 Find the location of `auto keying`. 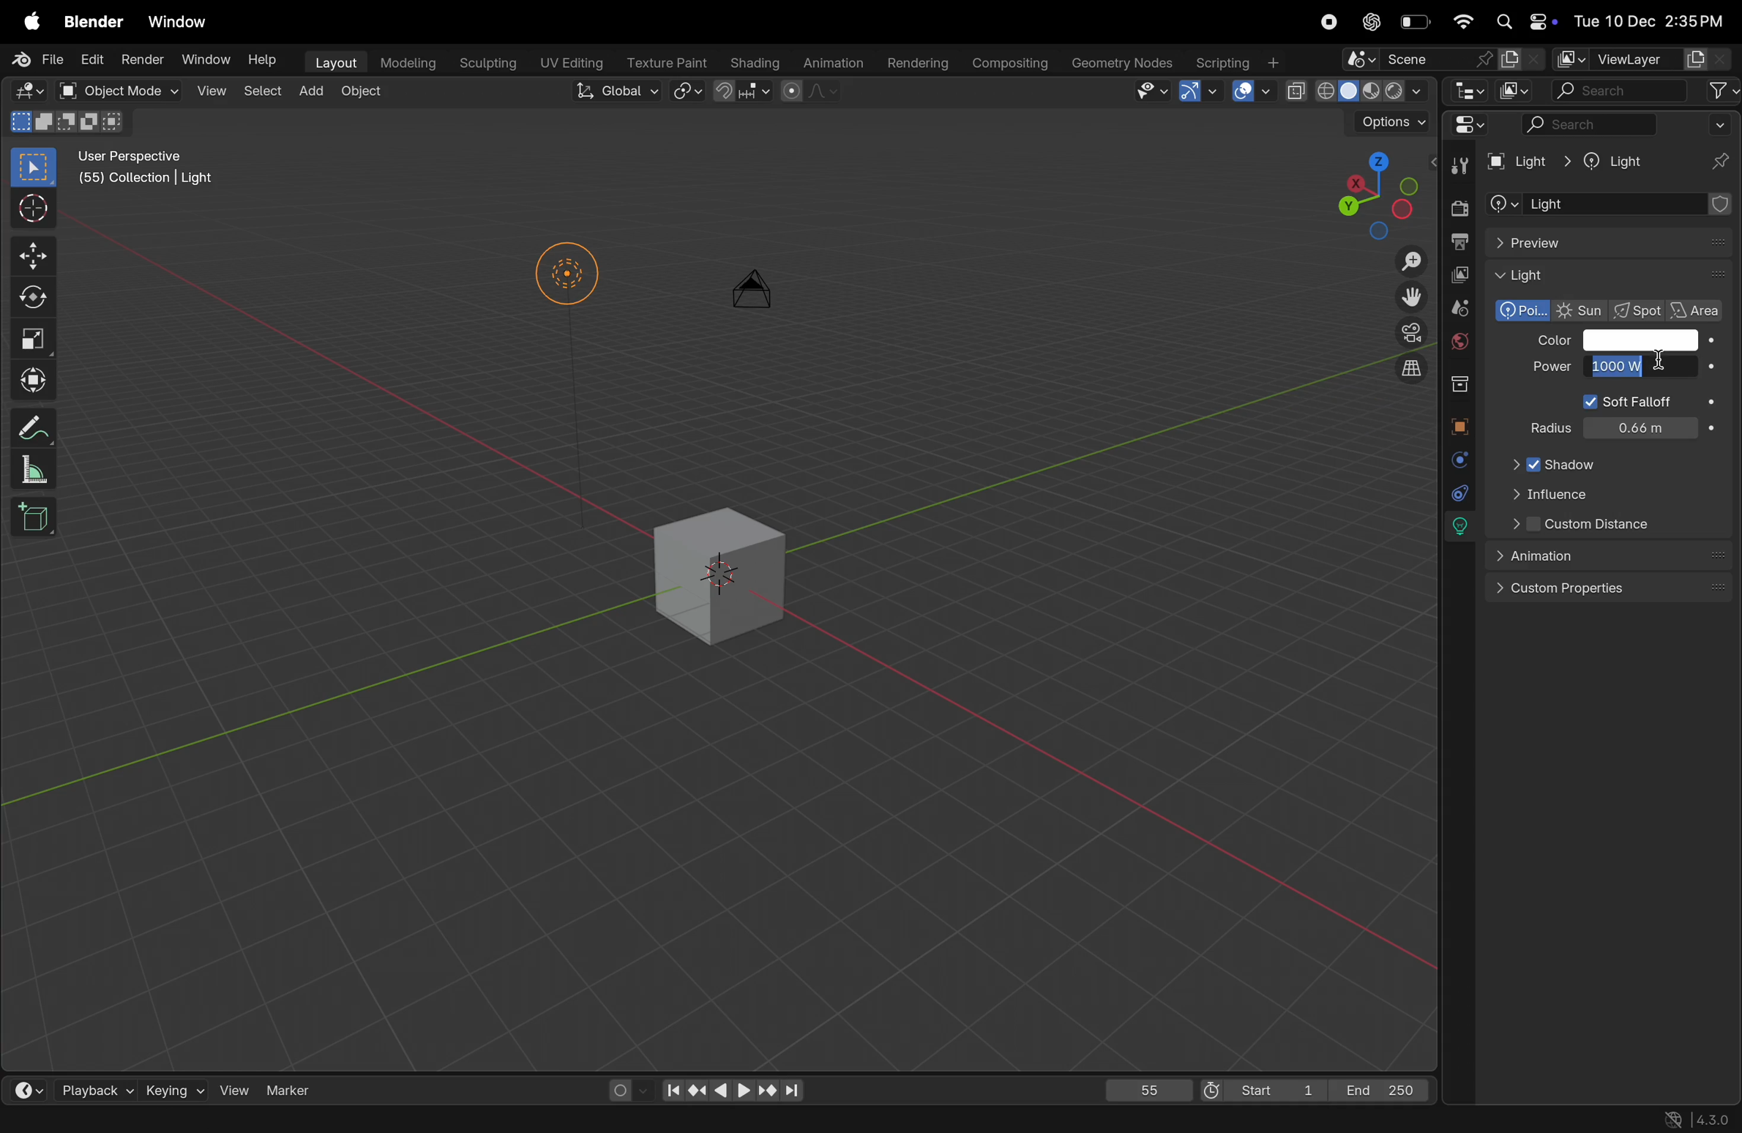

auto keying is located at coordinates (624, 1088).